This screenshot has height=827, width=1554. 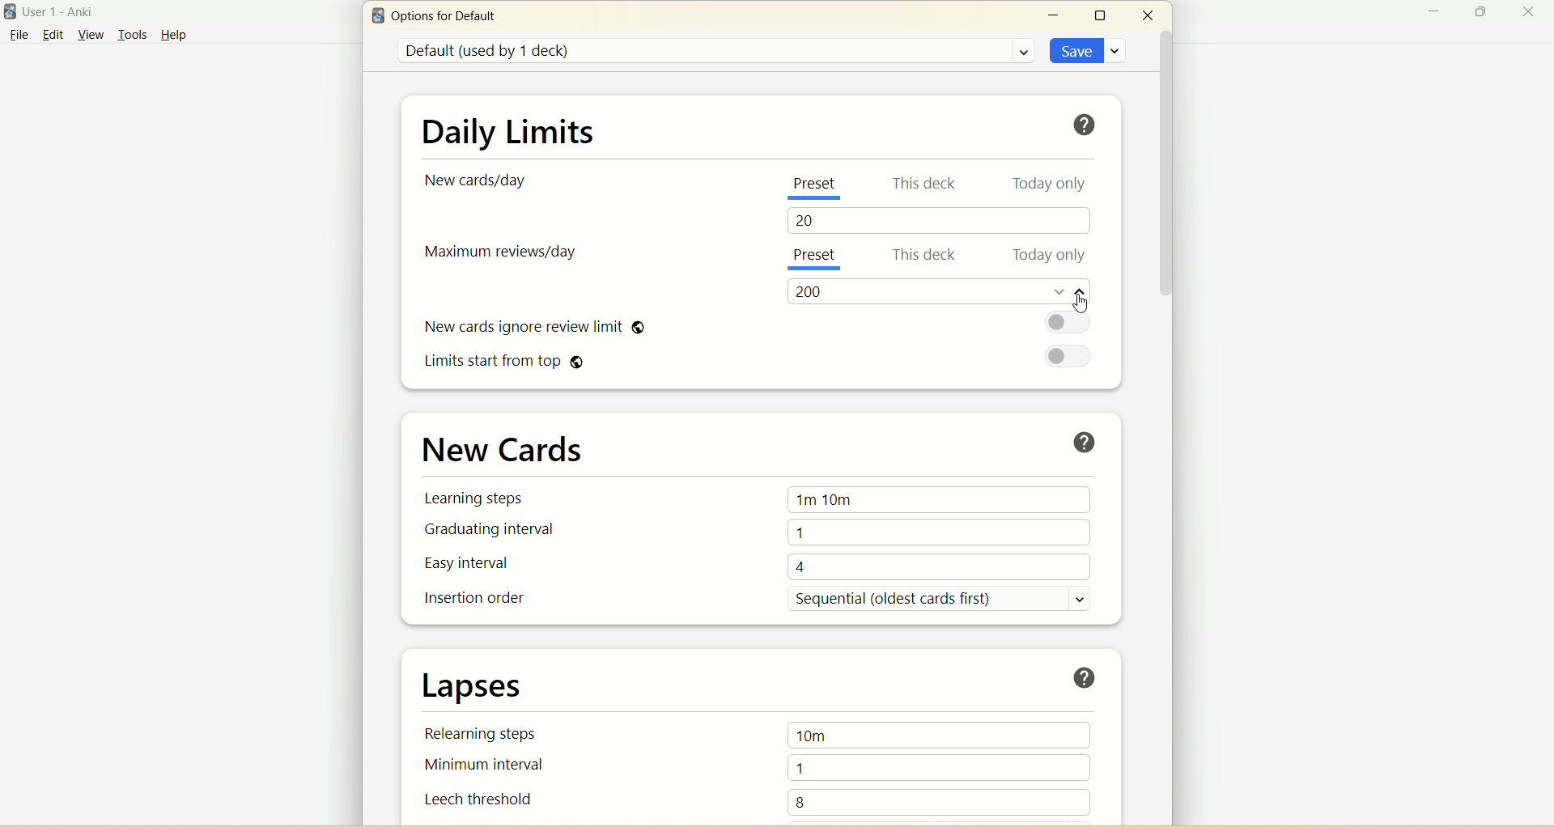 I want to click on sequential, so click(x=936, y=600).